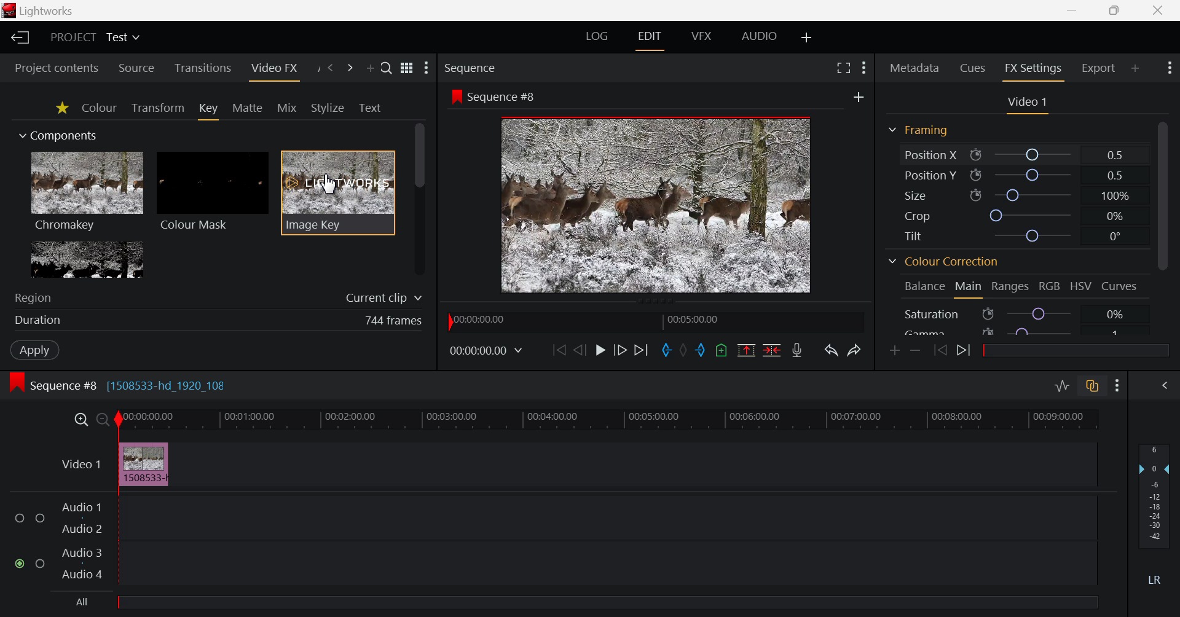 The image size is (1180, 617). What do you see at coordinates (833, 350) in the screenshot?
I see `Undo` at bounding box center [833, 350].